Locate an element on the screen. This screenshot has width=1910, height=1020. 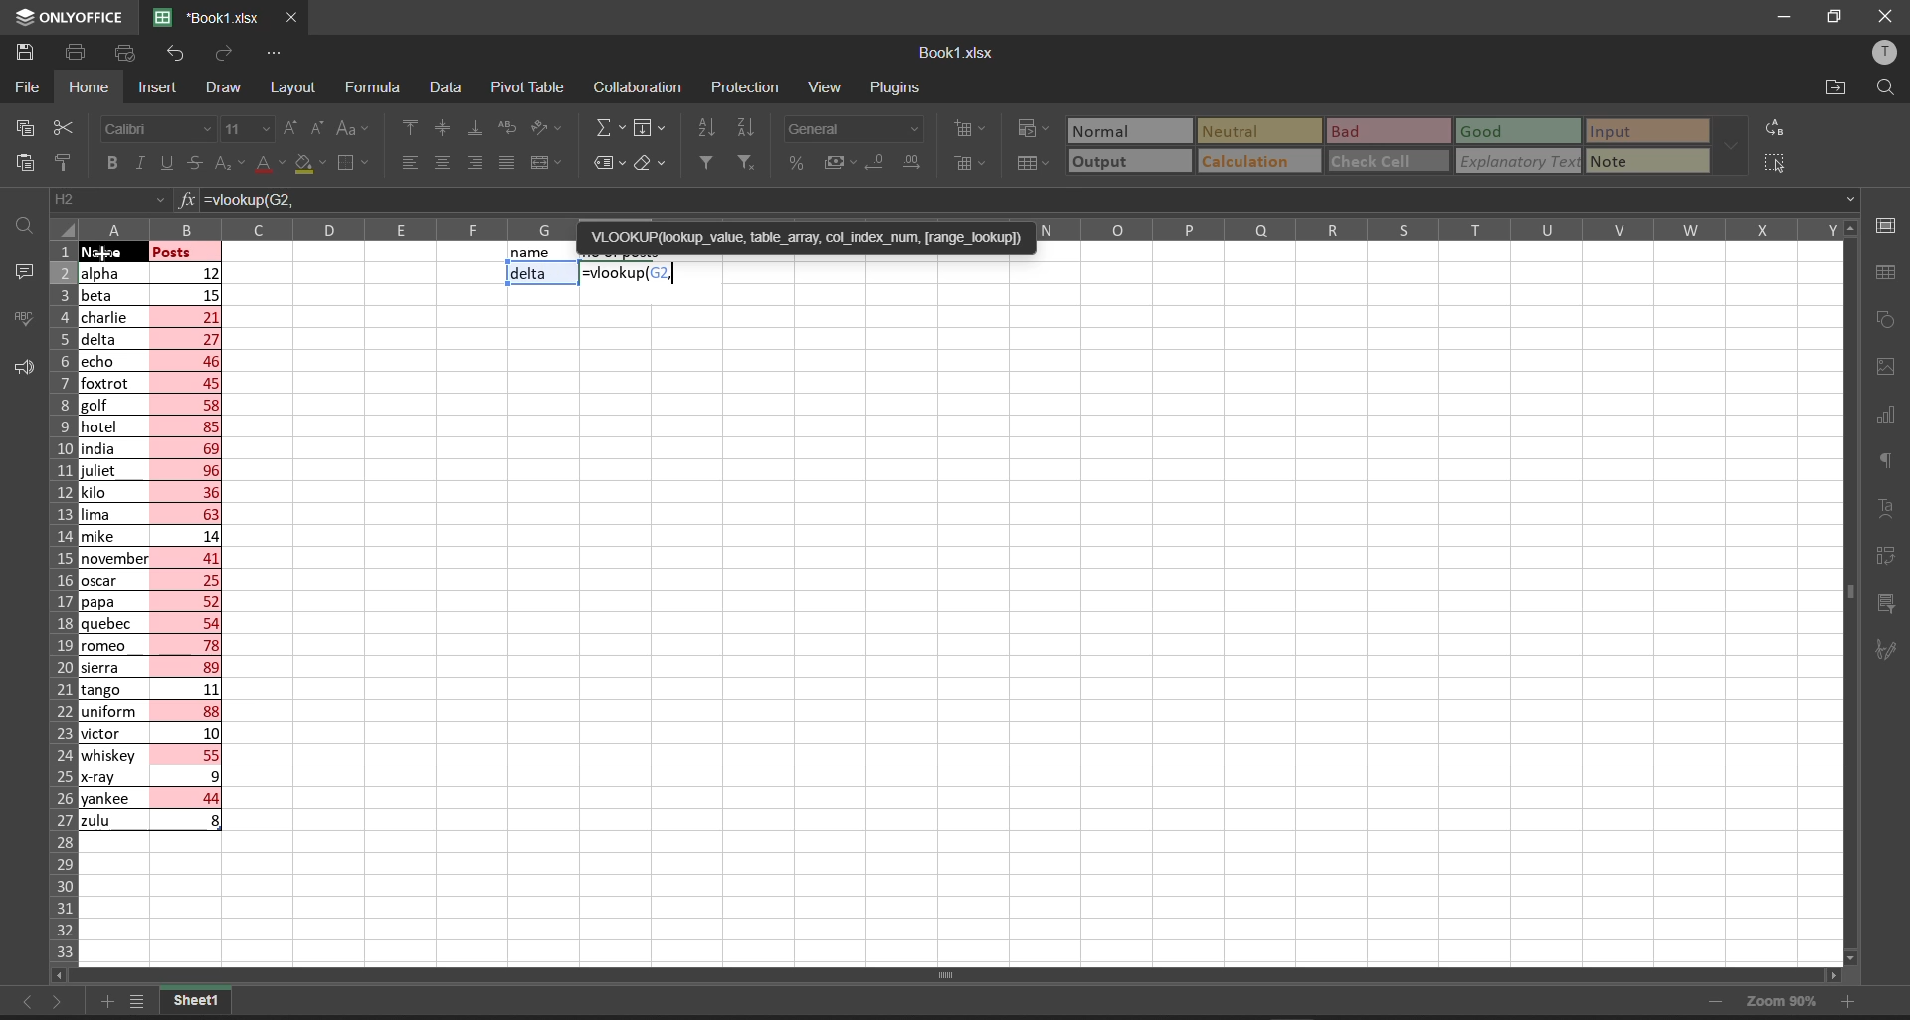
emty cell is located at coordinates (1028, 631).